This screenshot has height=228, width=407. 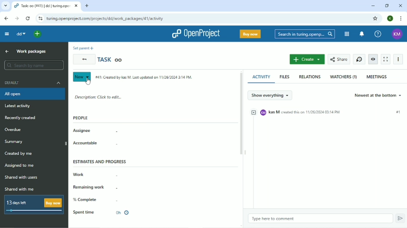 I want to click on Recently created, so click(x=22, y=118).